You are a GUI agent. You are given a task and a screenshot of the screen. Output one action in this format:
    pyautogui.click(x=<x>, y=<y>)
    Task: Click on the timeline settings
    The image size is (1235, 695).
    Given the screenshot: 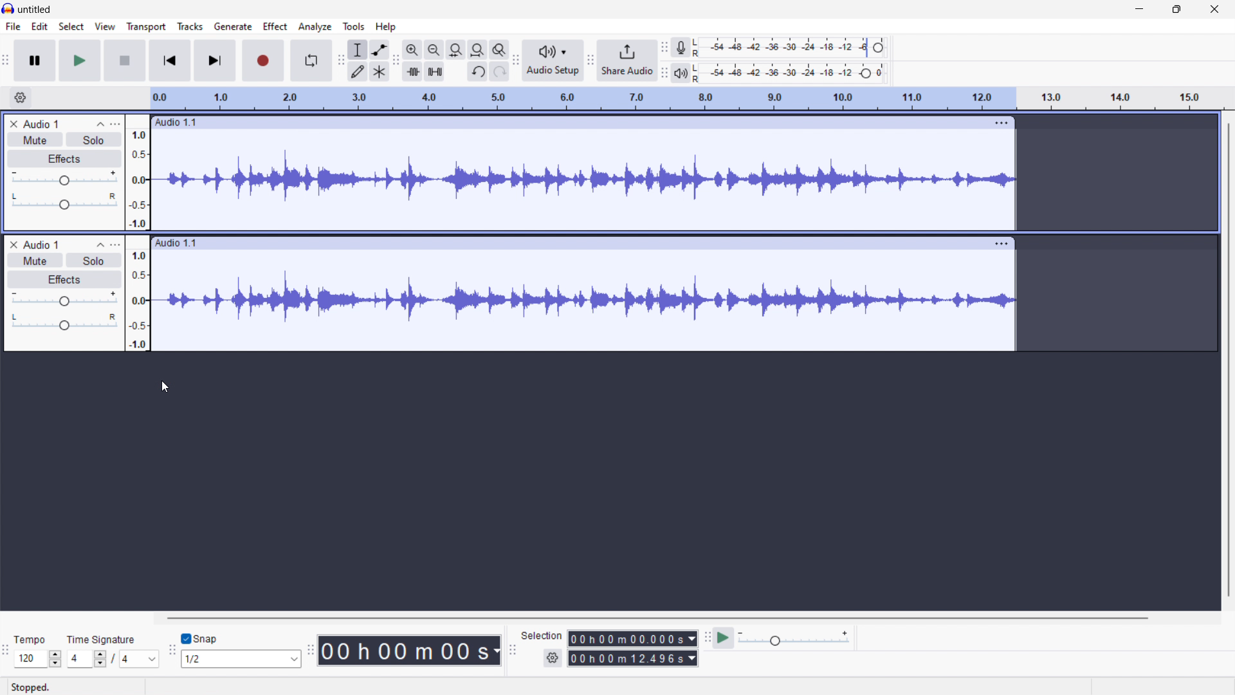 What is the action you would take?
    pyautogui.click(x=19, y=98)
    